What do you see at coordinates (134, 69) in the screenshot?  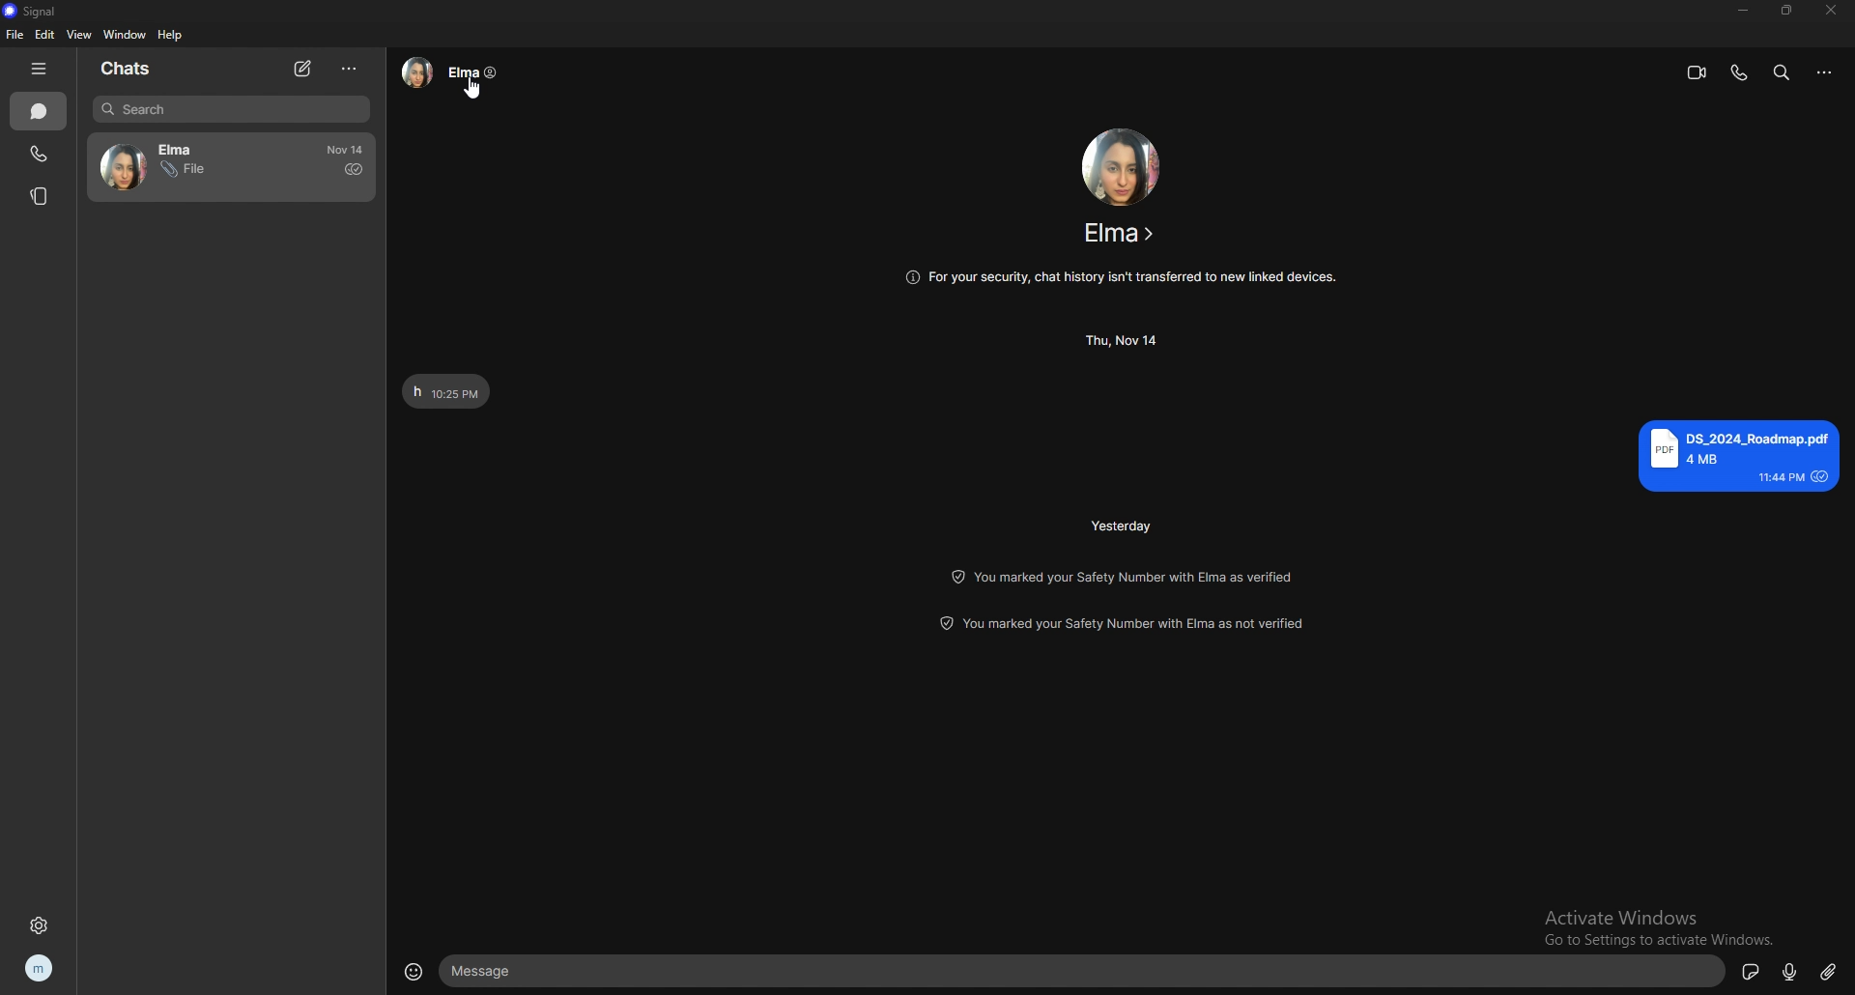 I see `chats` at bounding box center [134, 69].